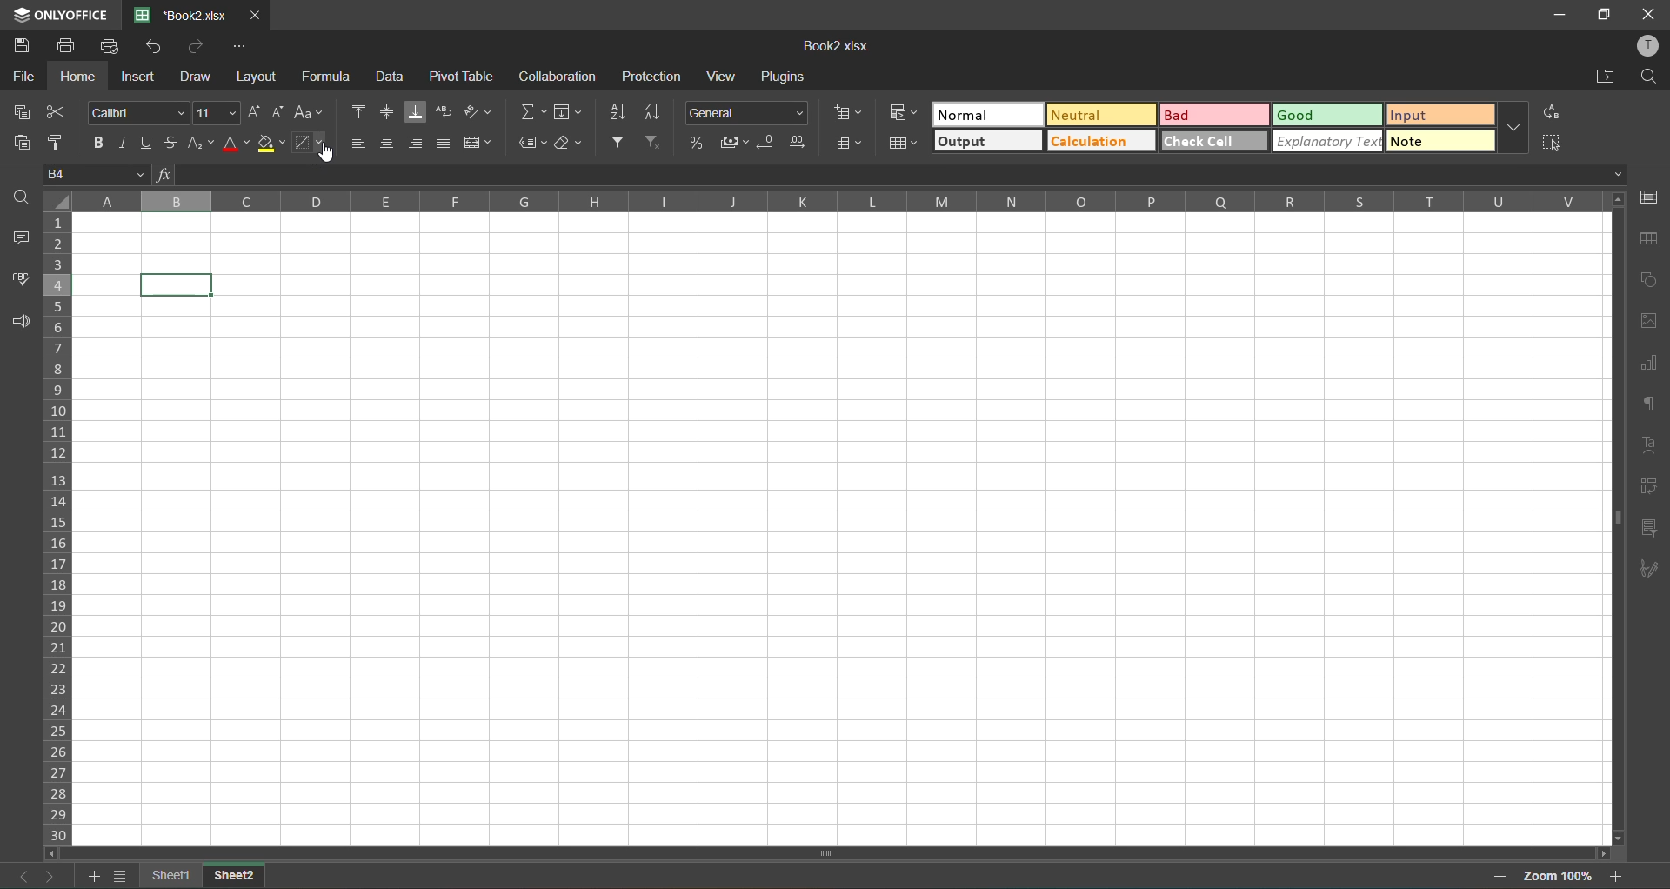  Describe the element at coordinates (63, 525) in the screenshot. I see `row numbers` at that location.